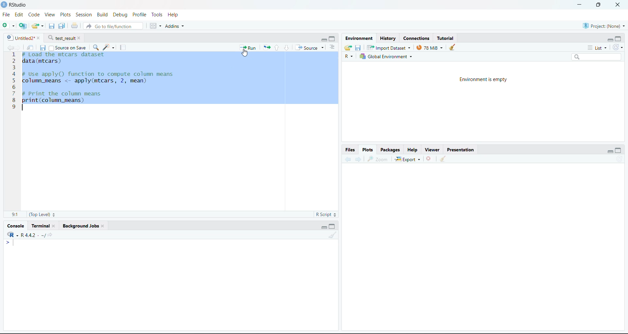 This screenshot has width=628, height=334. What do you see at coordinates (598, 58) in the screenshot?
I see `Search bar` at bounding box center [598, 58].